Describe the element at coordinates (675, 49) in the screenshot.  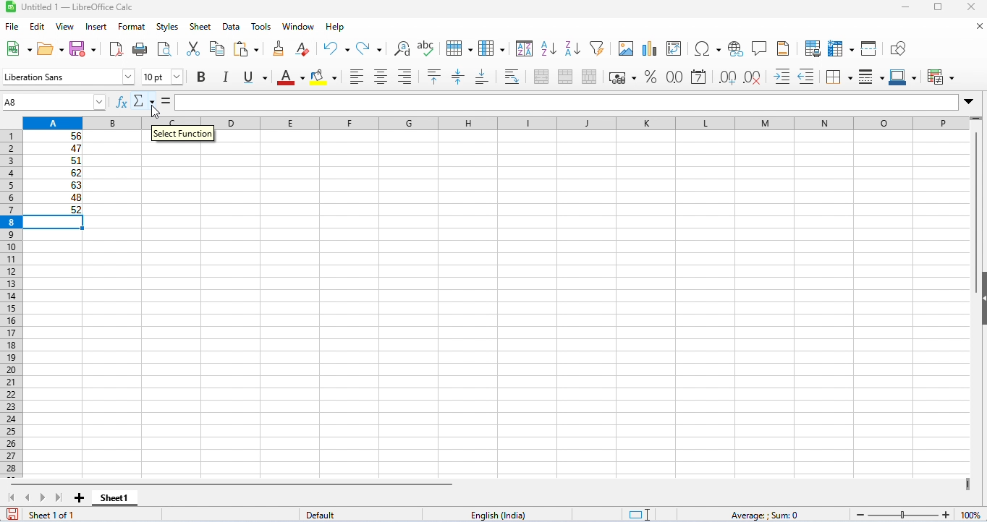
I see `insert or edit pivot table` at that location.